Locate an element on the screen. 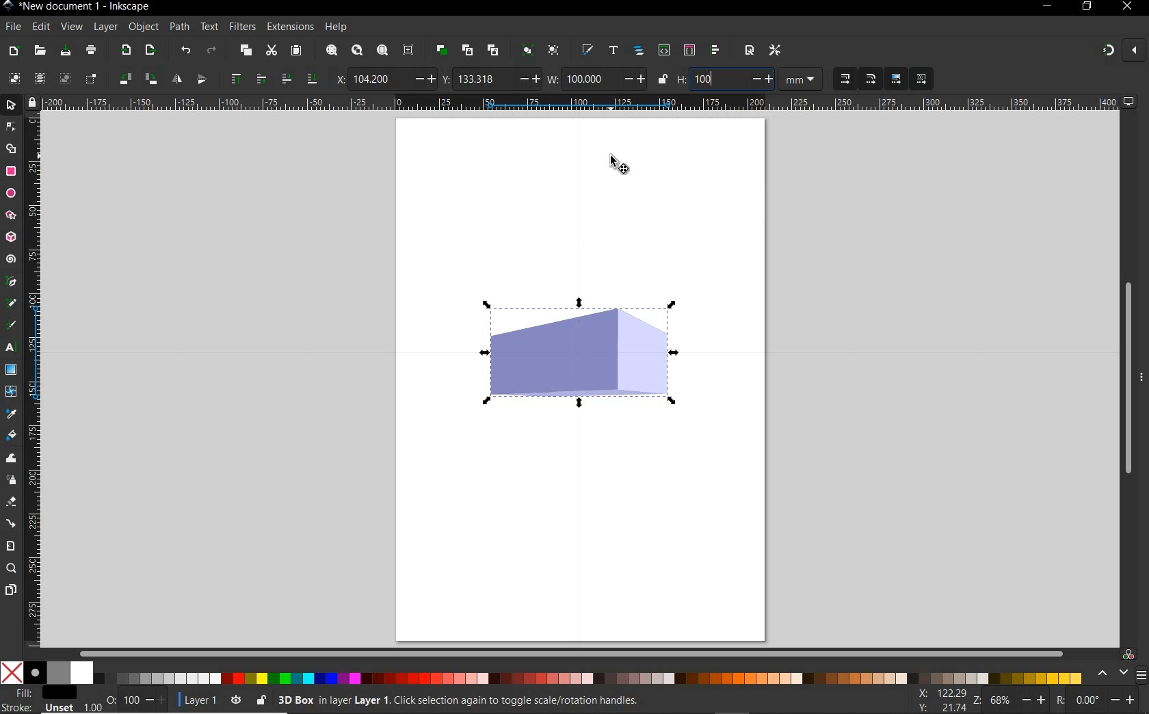  layer is located at coordinates (105, 27).